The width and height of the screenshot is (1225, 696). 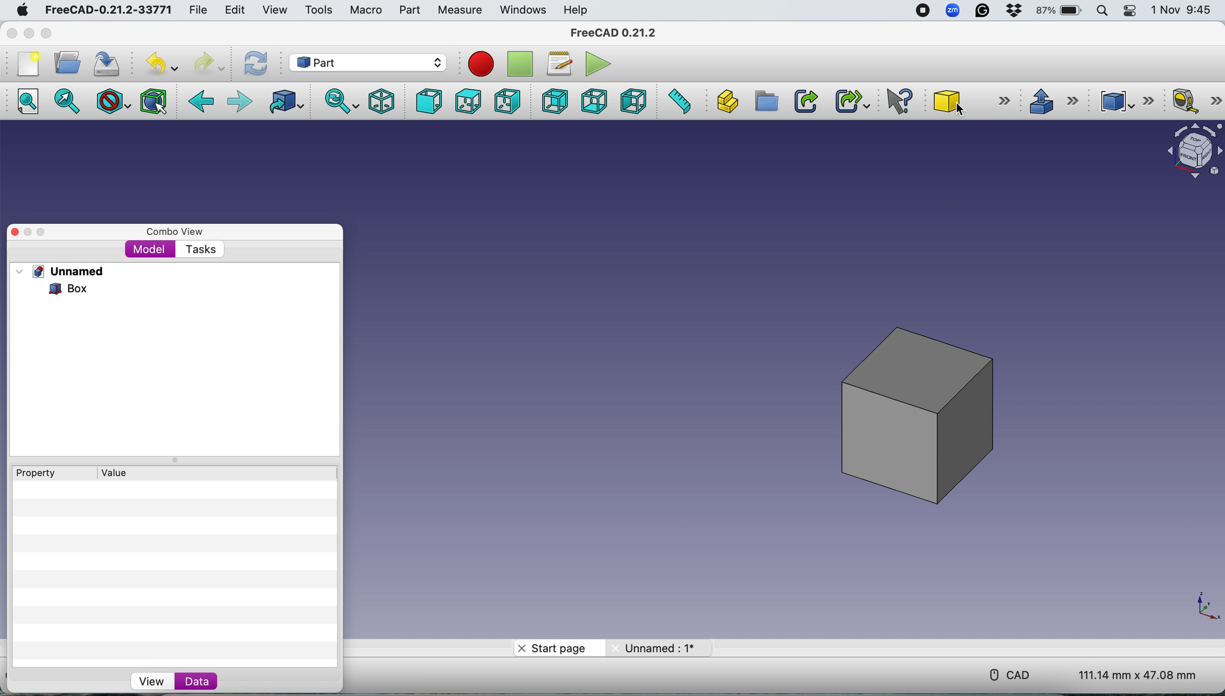 I want to click on Minimise, so click(x=29, y=232).